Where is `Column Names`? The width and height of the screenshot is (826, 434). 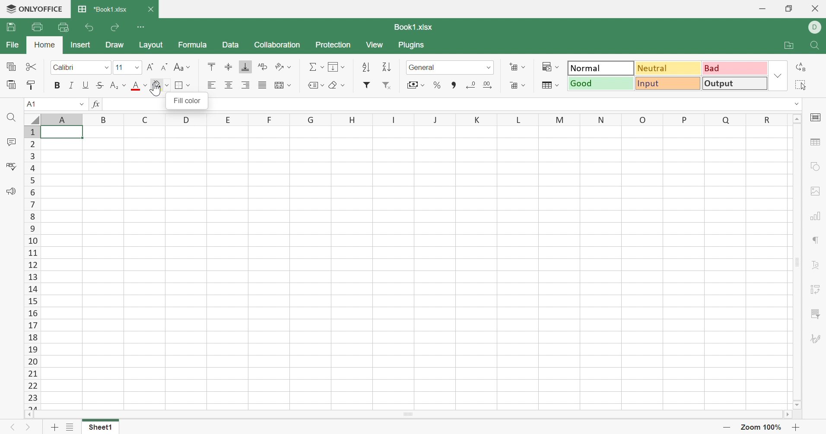
Column Names is located at coordinates (402, 120).